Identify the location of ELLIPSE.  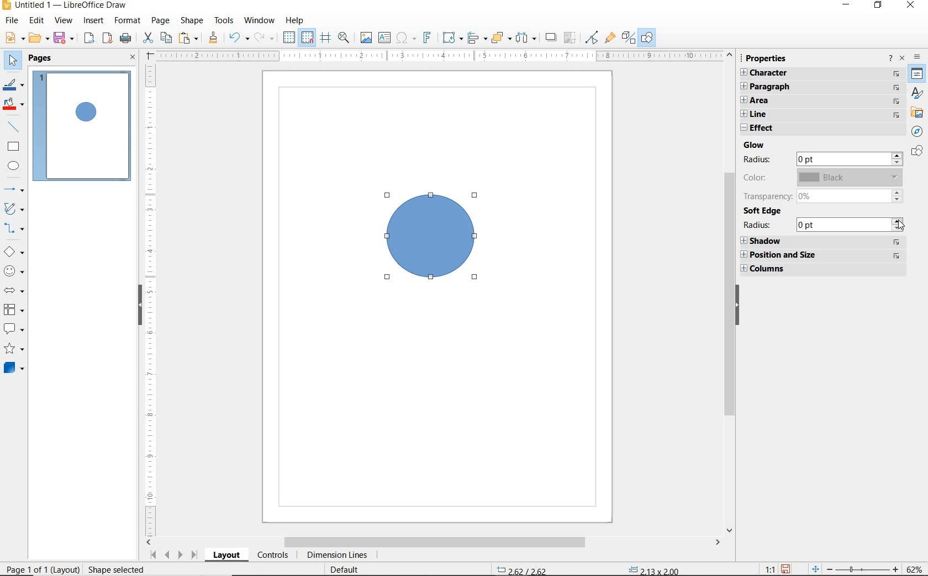
(15, 167).